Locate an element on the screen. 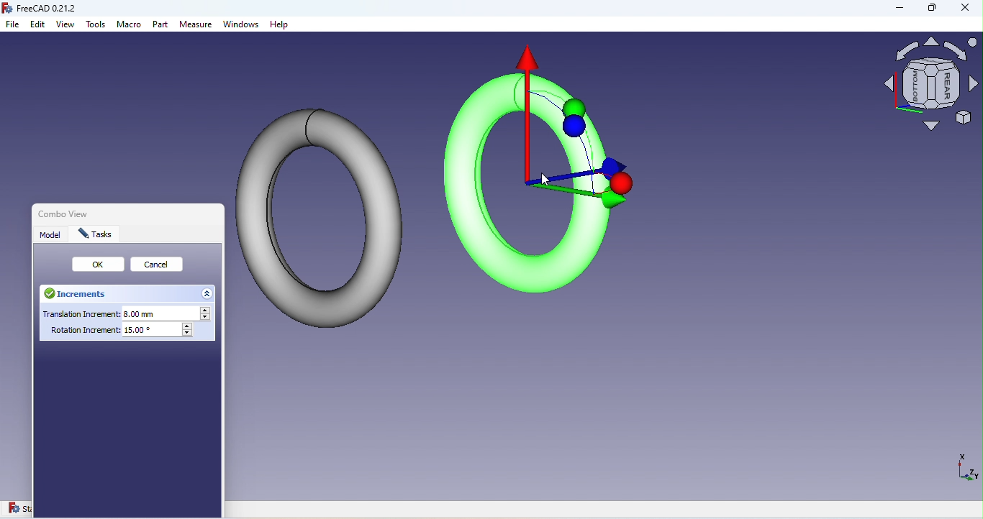  Dimensions is located at coordinates (965, 472).